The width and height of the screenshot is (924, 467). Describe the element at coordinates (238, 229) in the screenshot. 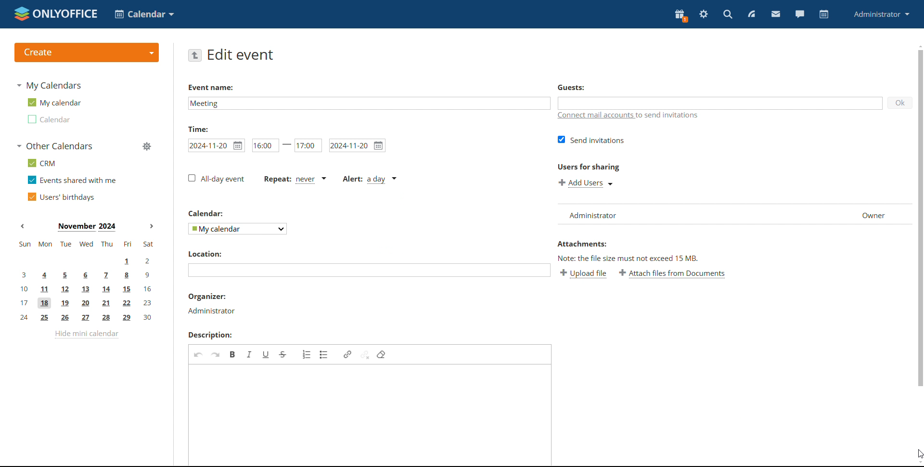

I see `select calendar` at that location.